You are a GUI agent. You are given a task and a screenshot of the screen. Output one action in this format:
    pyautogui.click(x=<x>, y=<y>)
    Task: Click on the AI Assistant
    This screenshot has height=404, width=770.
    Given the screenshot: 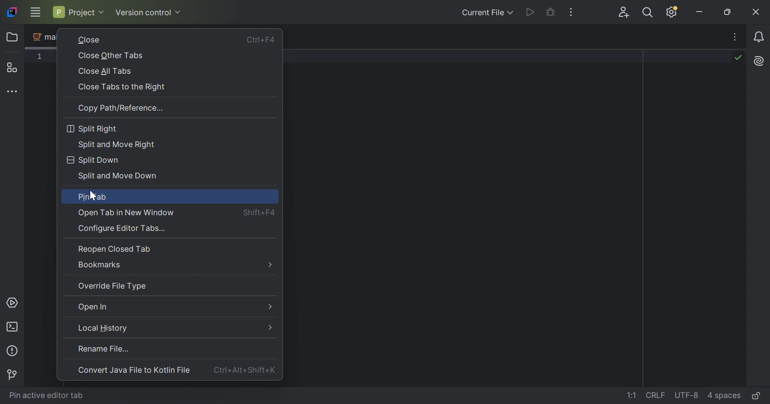 What is the action you would take?
    pyautogui.click(x=760, y=60)
    